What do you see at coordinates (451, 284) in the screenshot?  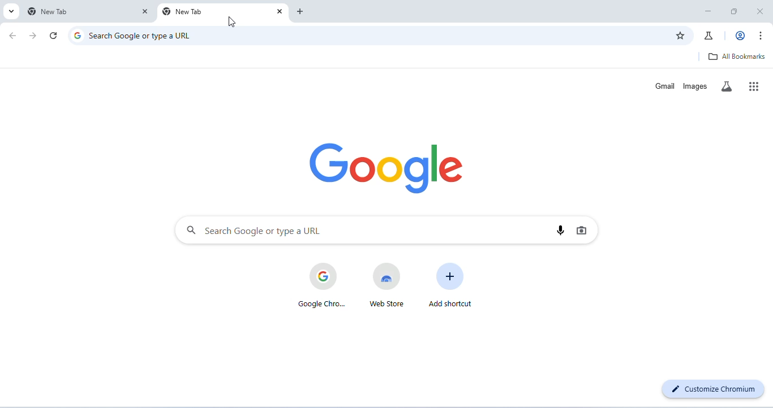 I see `add shortcut` at bounding box center [451, 284].